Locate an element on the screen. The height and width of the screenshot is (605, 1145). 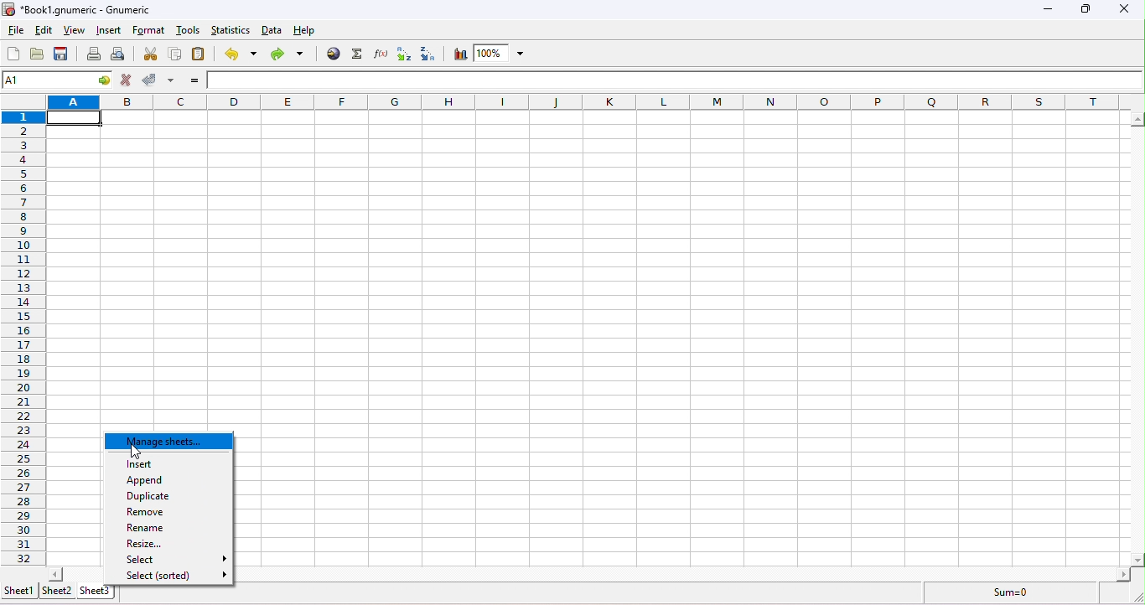
create a new workbook is located at coordinates (13, 54).